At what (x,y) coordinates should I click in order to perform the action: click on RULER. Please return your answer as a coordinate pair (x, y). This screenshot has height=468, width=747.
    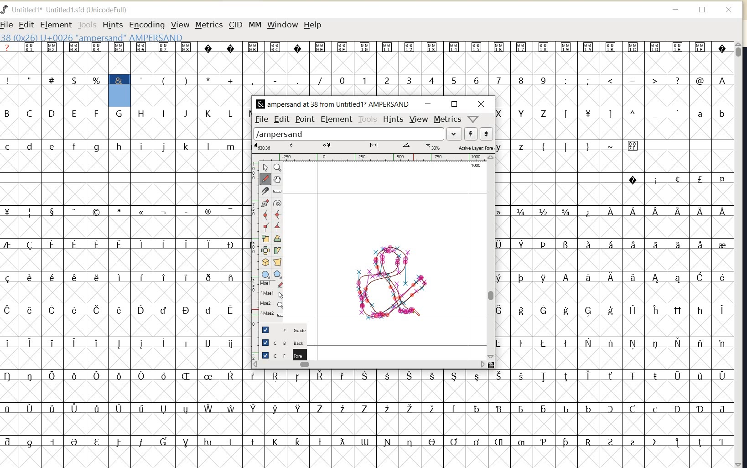
    Looking at the image, I should click on (371, 157).